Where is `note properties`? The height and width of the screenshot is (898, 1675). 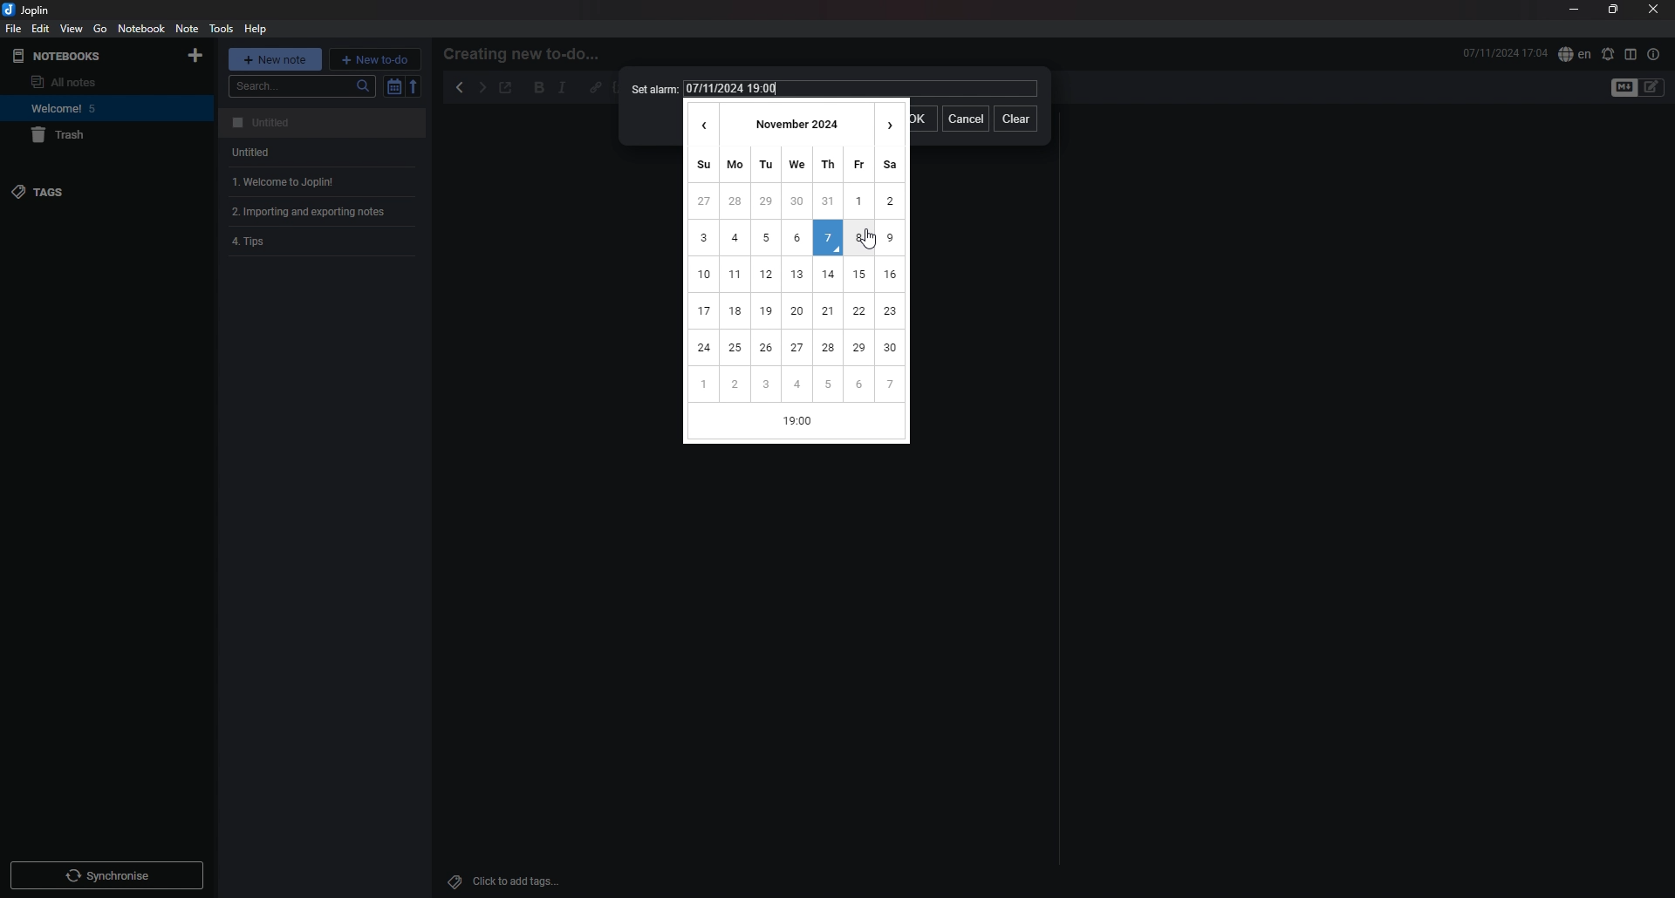 note properties is located at coordinates (1655, 55).